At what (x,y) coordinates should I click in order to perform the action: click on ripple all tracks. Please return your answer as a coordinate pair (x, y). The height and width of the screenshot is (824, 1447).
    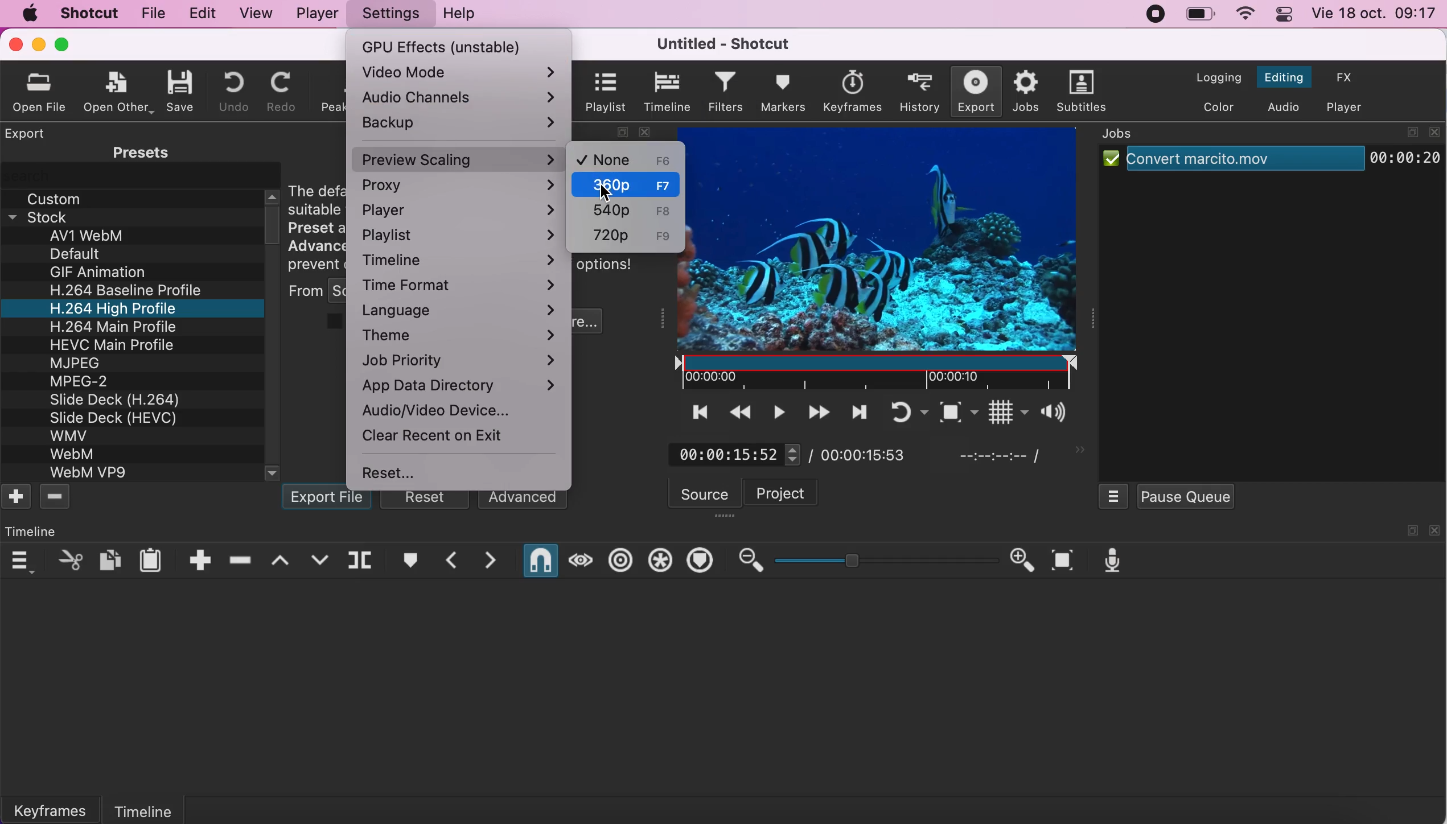
    Looking at the image, I should click on (659, 561).